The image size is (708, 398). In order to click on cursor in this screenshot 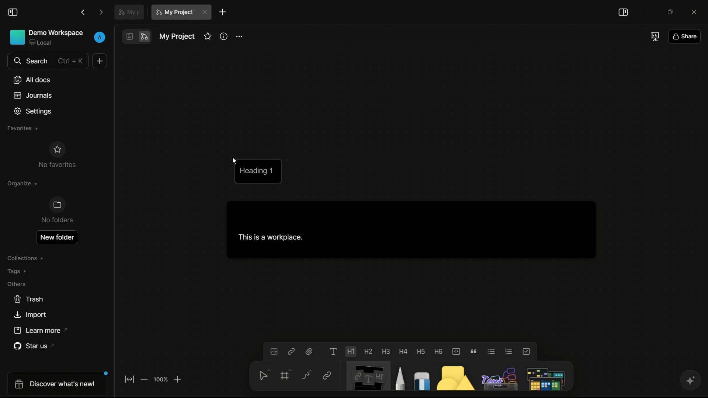, I will do `click(234, 161)`.